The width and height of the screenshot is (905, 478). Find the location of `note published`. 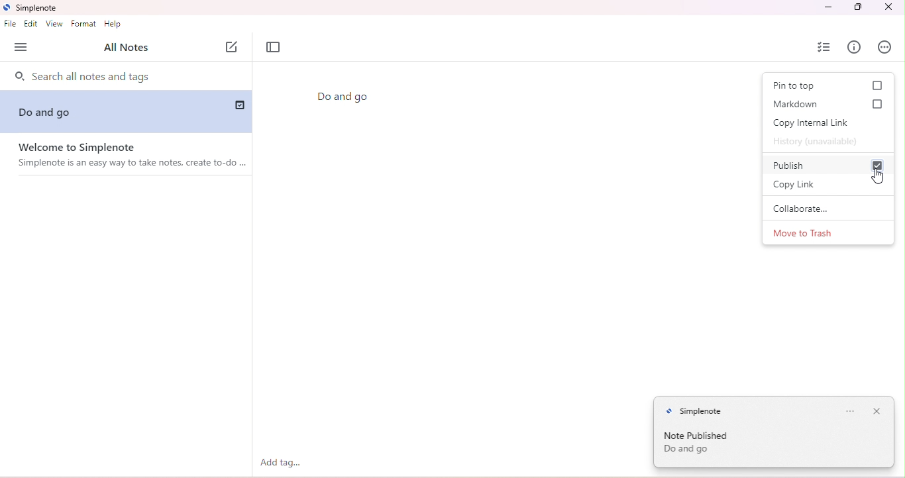

note published is located at coordinates (706, 444).